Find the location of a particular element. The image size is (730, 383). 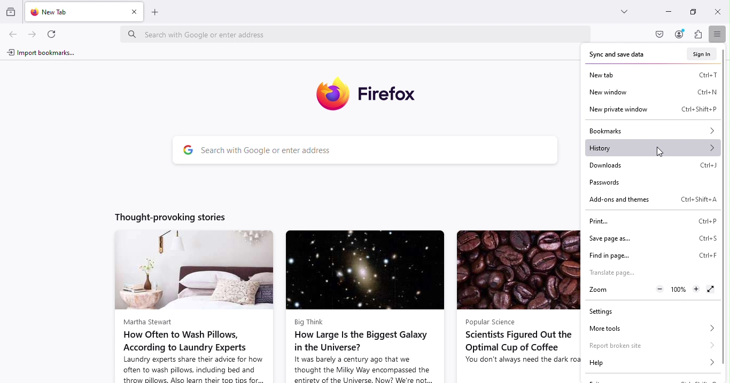

Reset zoom level is located at coordinates (678, 291).